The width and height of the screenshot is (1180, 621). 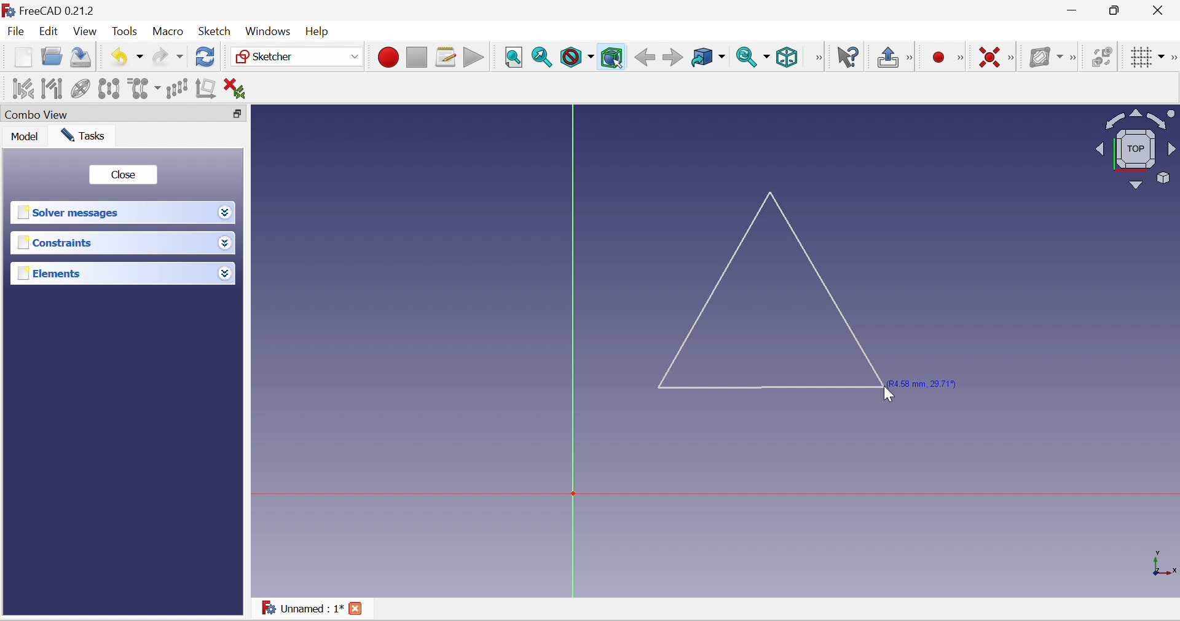 I want to click on Tasks, so click(x=83, y=136).